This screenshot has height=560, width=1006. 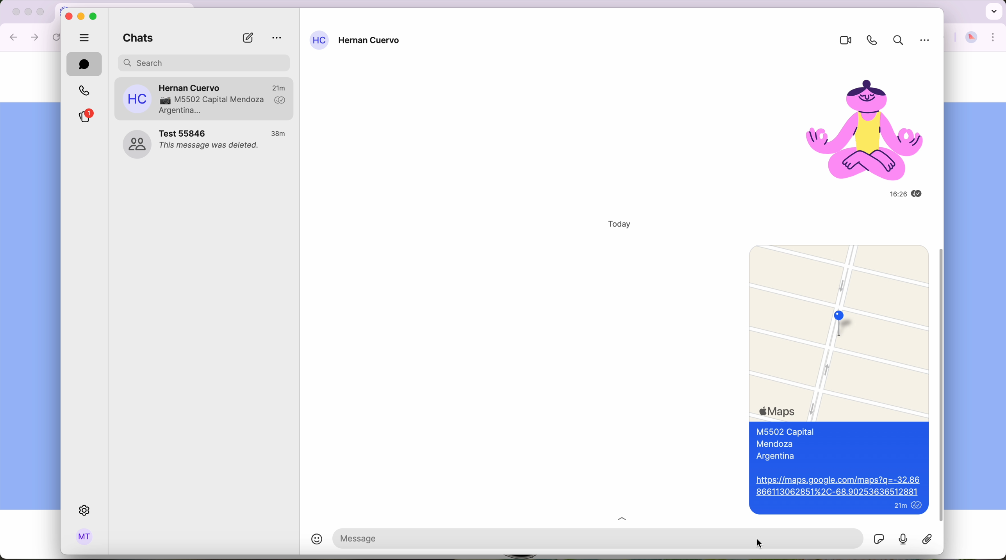 I want to click on chats, so click(x=84, y=64).